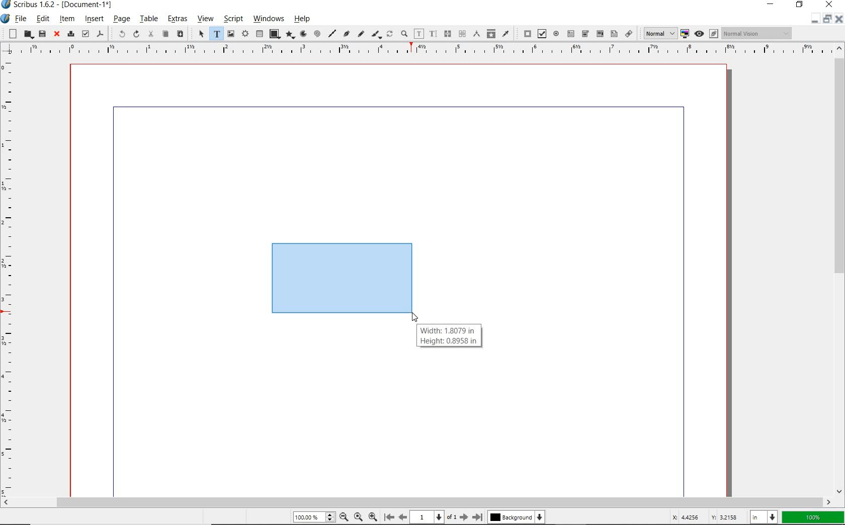 This screenshot has height=525, width=845. I want to click on line, so click(332, 33).